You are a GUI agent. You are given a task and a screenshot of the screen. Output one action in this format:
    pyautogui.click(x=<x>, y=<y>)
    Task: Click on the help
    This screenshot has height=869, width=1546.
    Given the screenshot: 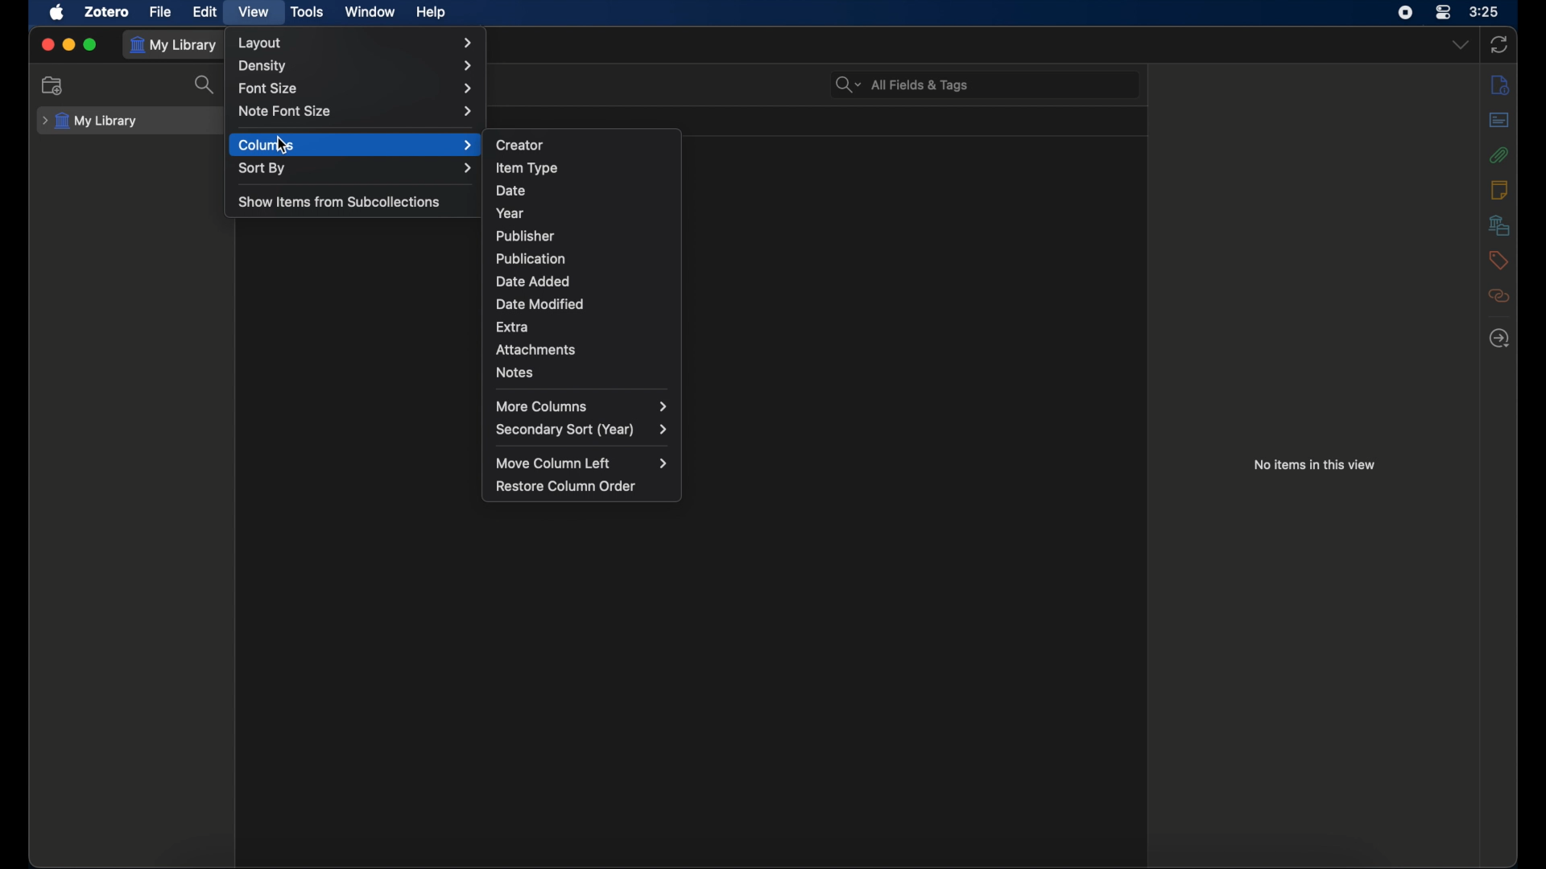 What is the action you would take?
    pyautogui.click(x=432, y=13)
    